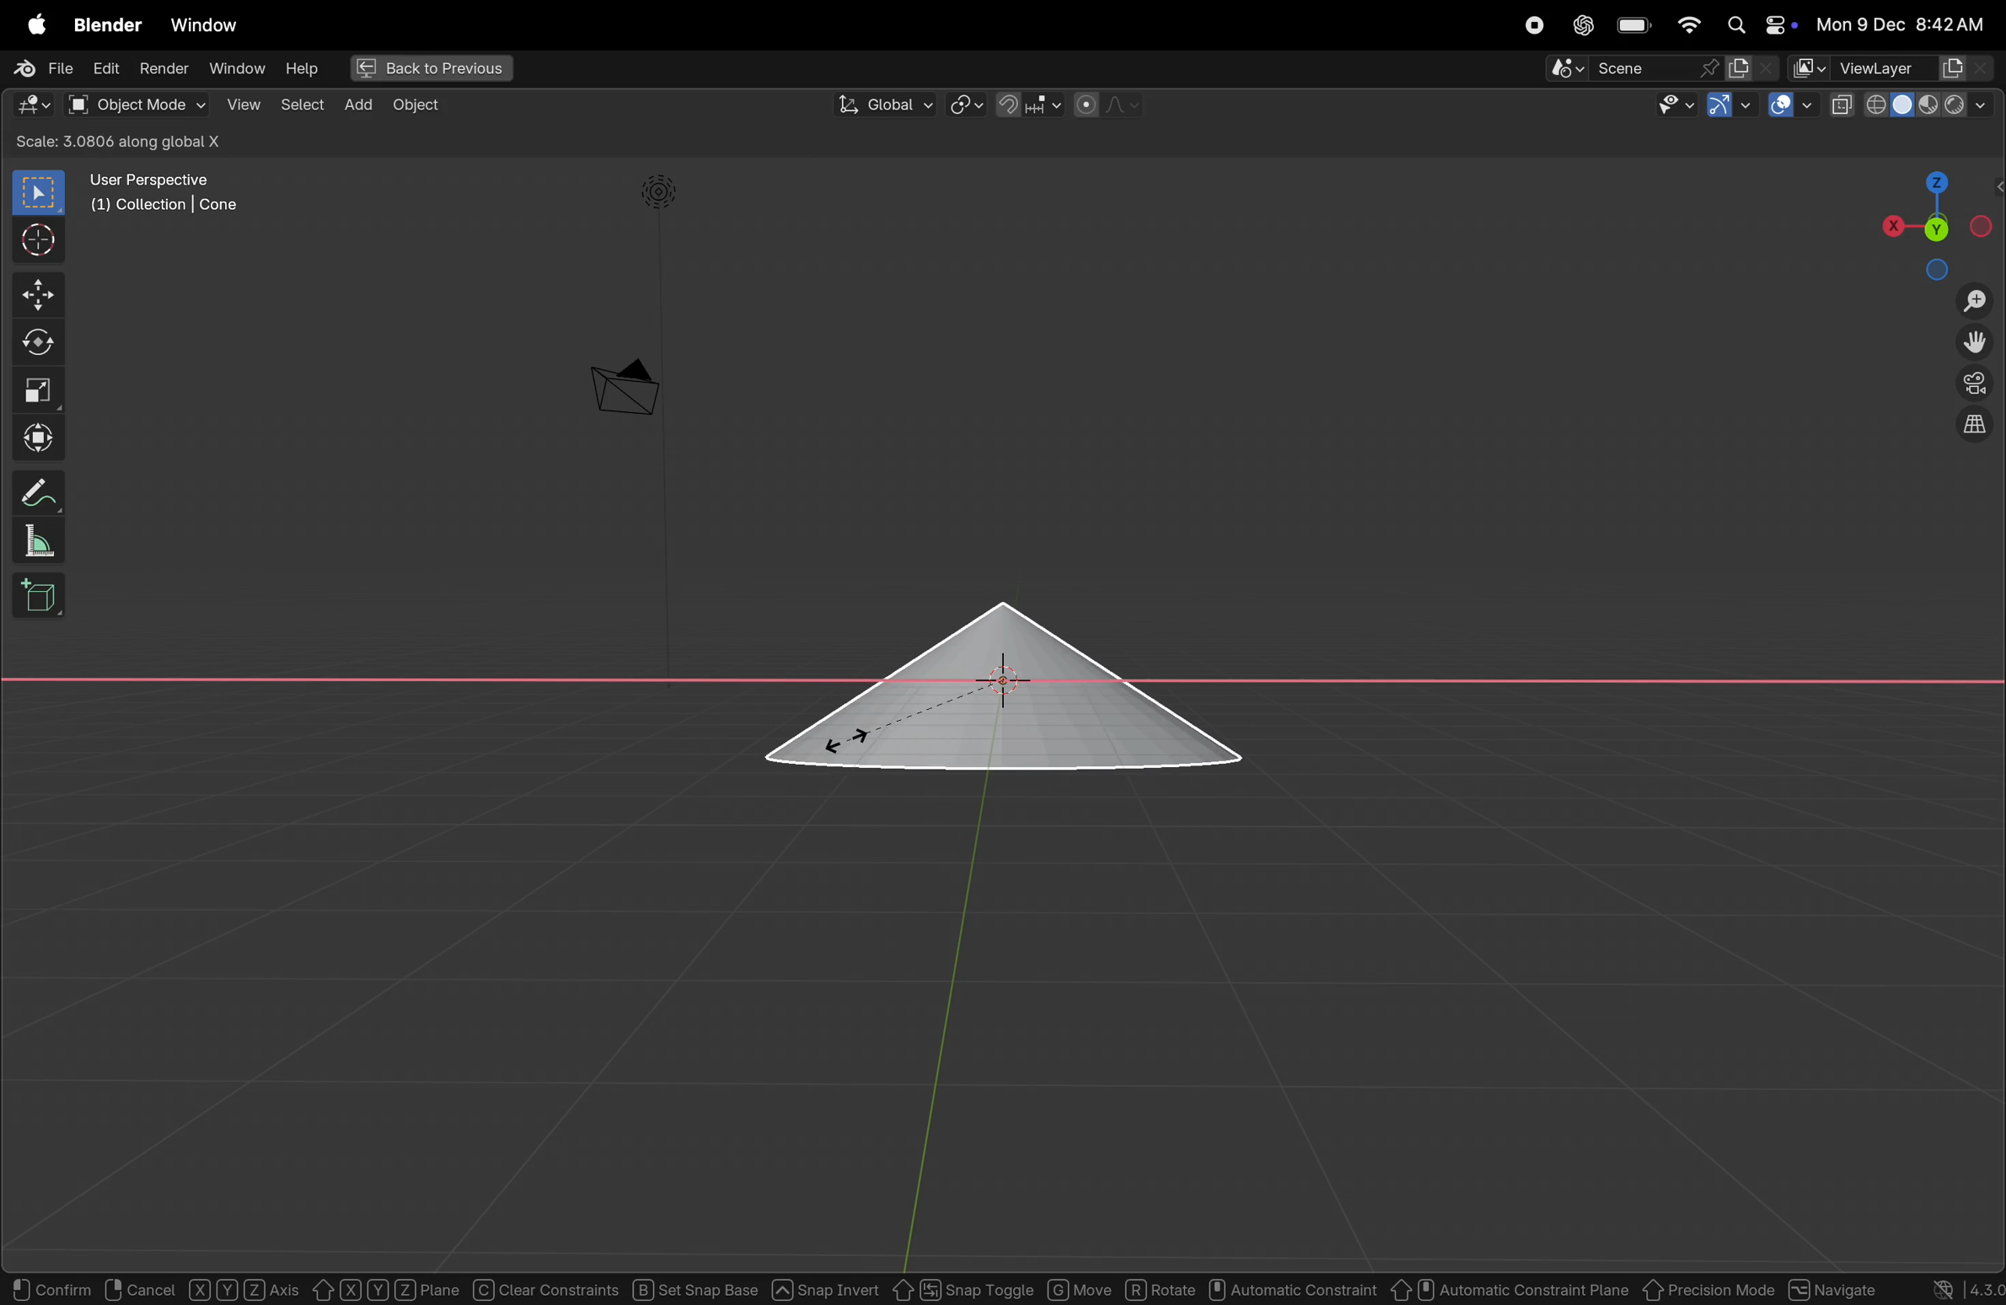 This screenshot has height=1305, width=2006. Describe the element at coordinates (33, 491) in the screenshot. I see `annotate` at that location.